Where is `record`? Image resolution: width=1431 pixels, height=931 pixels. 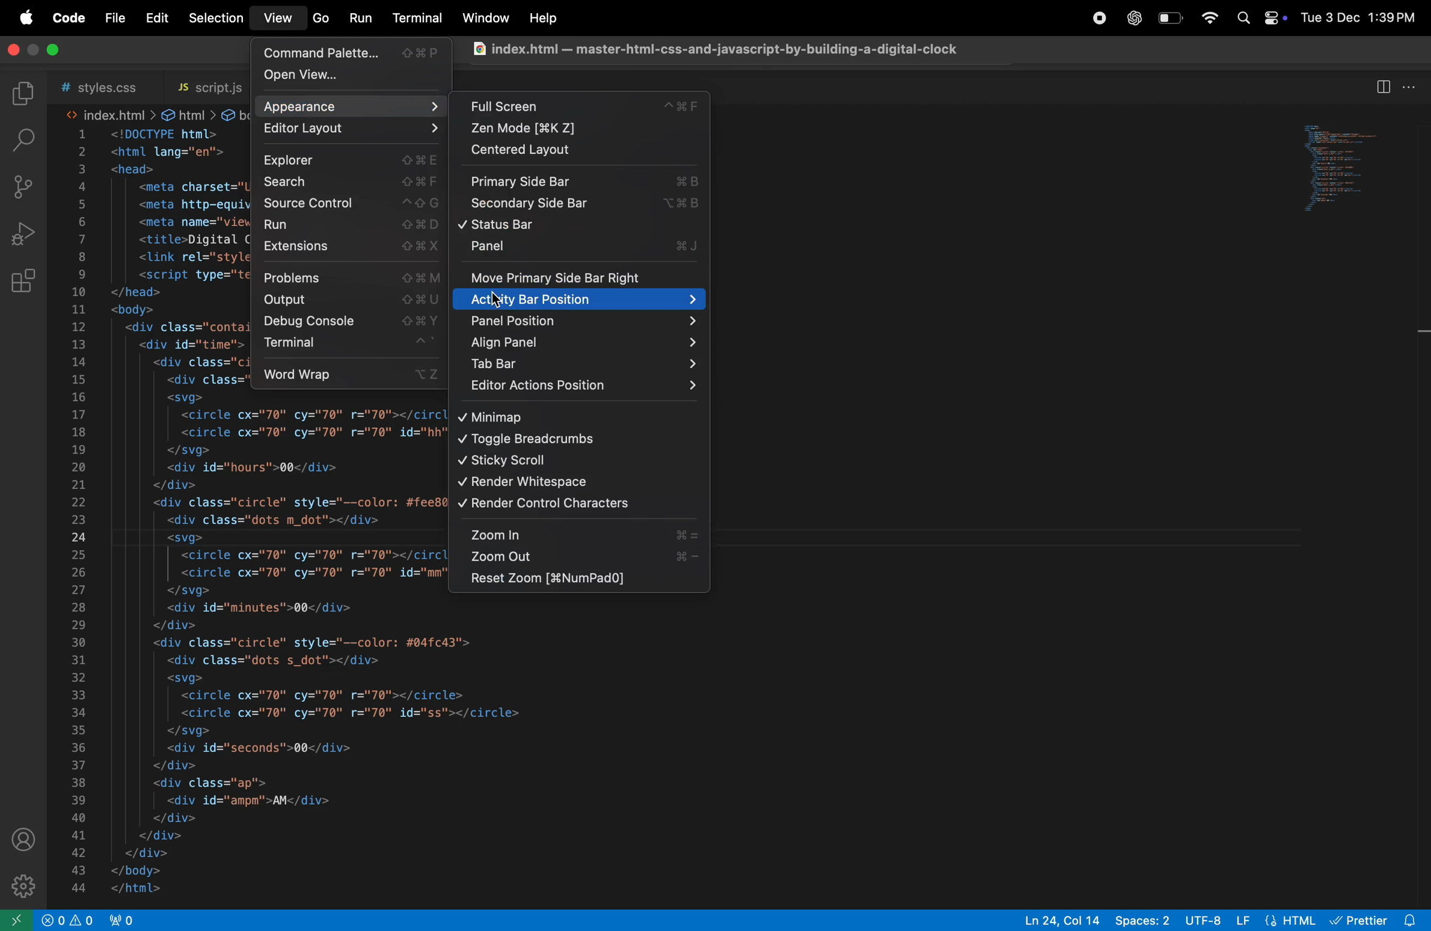 record is located at coordinates (1093, 19).